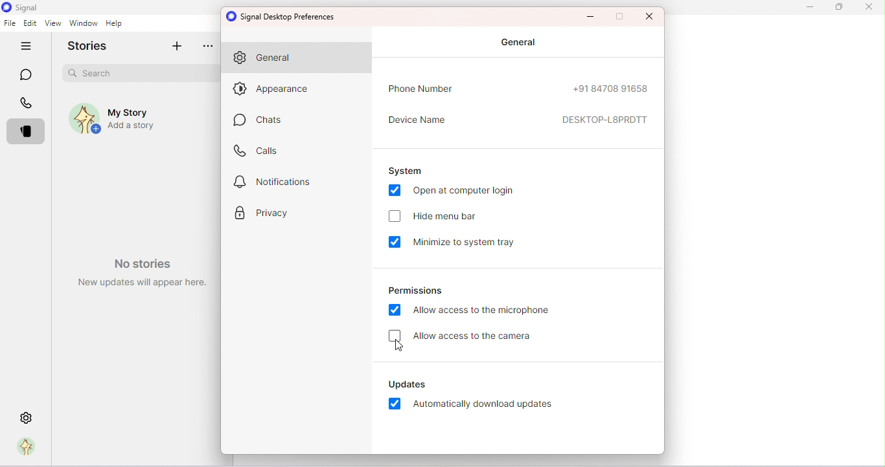  What do you see at coordinates (84, 24) in the screenshot?
I see `Window` at bounding box center [84, 24].